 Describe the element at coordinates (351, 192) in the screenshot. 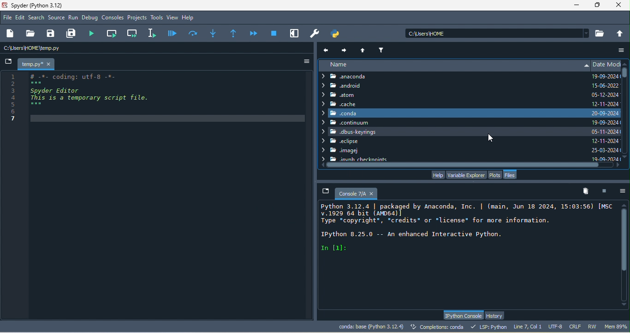

I see `console 7/a` at that location.